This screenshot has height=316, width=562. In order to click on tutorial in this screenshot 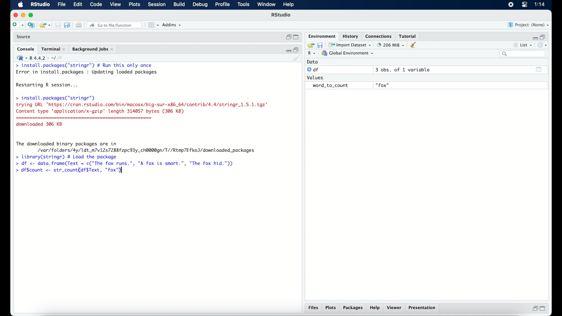, I will do `click(408, 35)`.